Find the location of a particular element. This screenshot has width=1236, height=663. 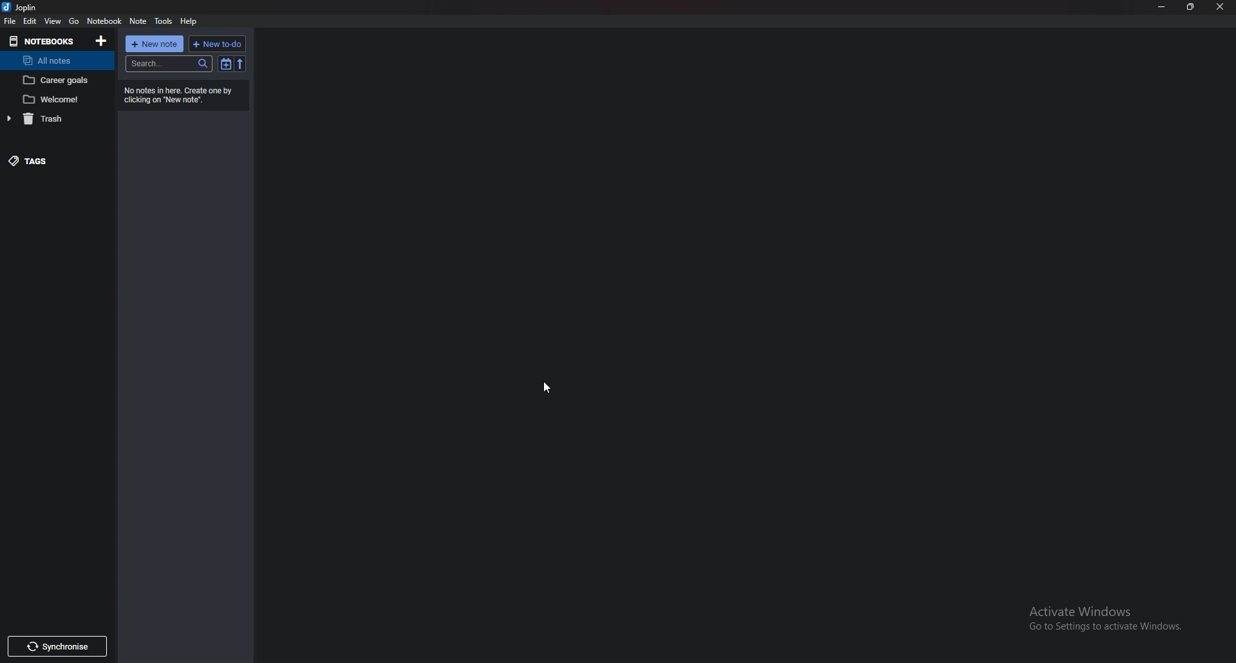

file is located at coordinates (11, 21).